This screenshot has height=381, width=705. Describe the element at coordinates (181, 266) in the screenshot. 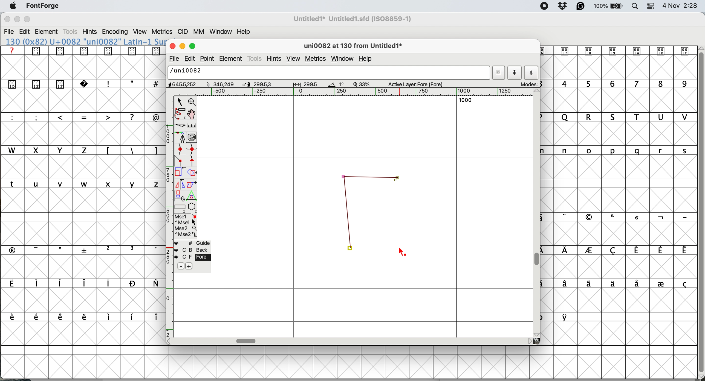

I see `remove` at that location.